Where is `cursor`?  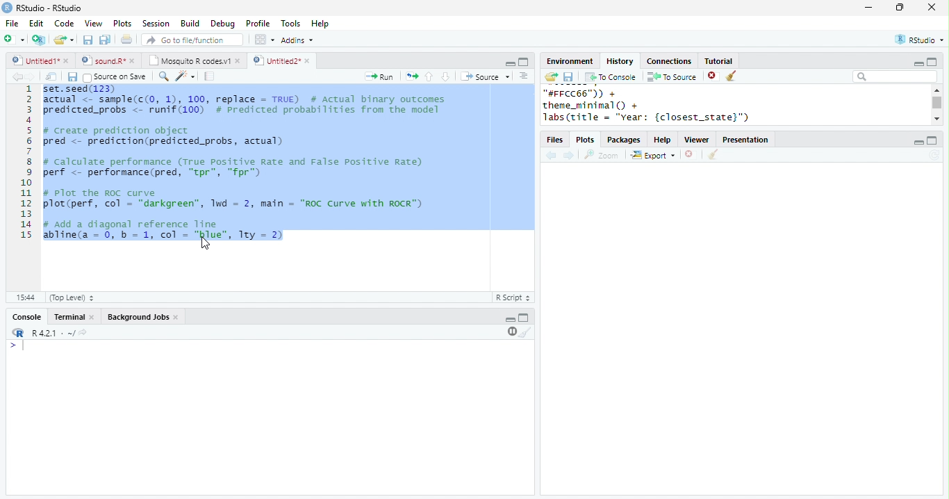
cursor is located at coordinates (205, 244).